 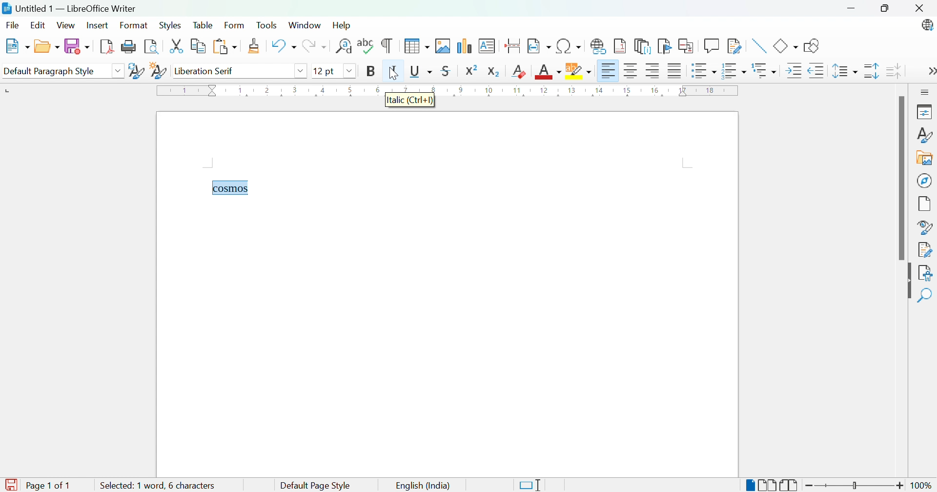 What do you see at coordinates (926, 295) in the screenshot?
I see `Find` at bounding box center [926, 295].